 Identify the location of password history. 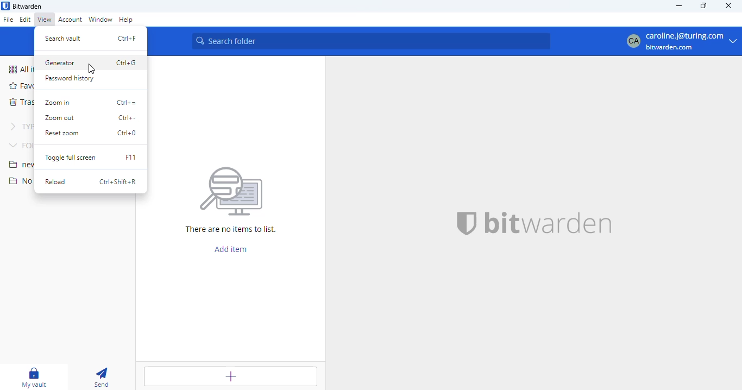
(68, 79).